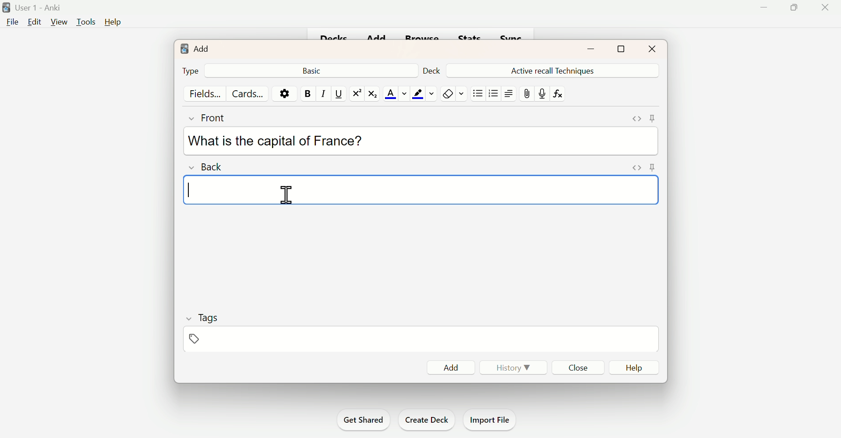 Image resolution: width=841 pixels, height=438 pixels. Describe the element at coordinates (205, 329) in the screenshot. I see `Tags` at that location.